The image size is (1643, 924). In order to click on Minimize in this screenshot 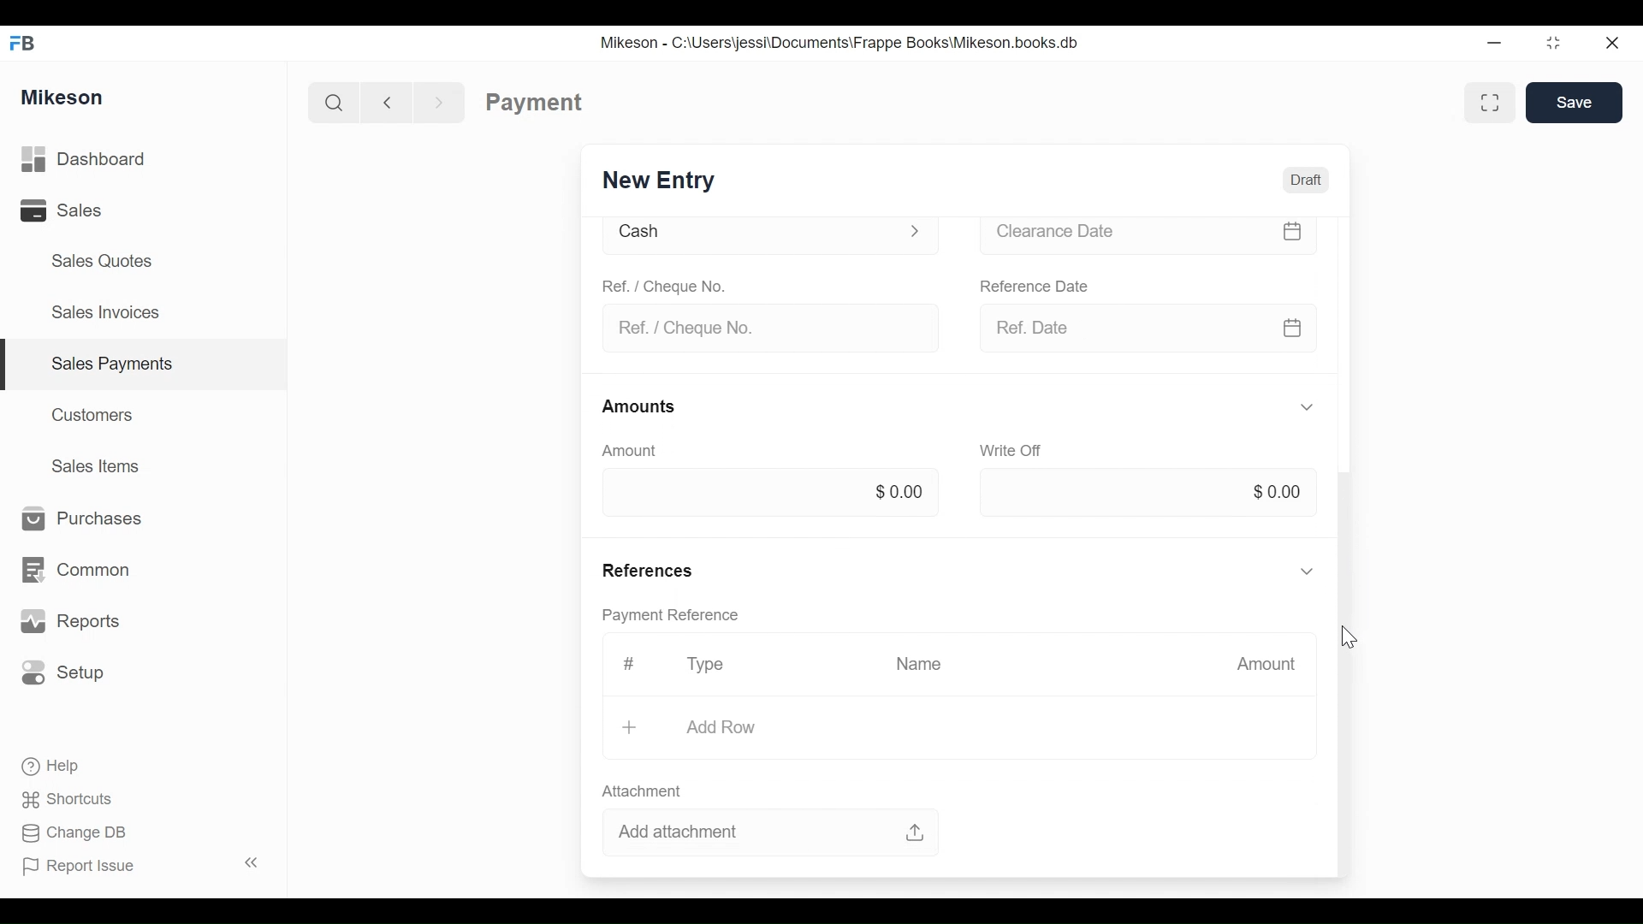, I will do `click(1494, 45)`.